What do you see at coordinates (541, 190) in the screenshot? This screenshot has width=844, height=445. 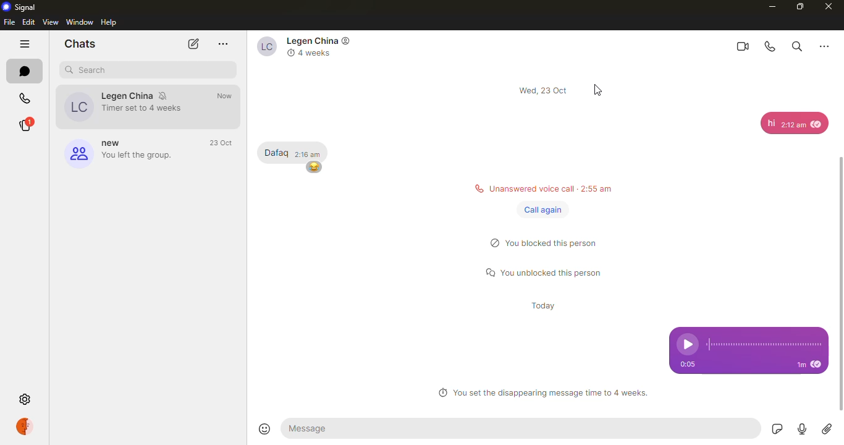 I see `status message` at bounding box center [541, 190].